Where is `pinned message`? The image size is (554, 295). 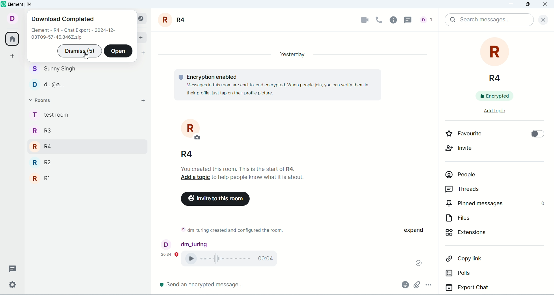
pinned message is located at coordinates (494, 205).